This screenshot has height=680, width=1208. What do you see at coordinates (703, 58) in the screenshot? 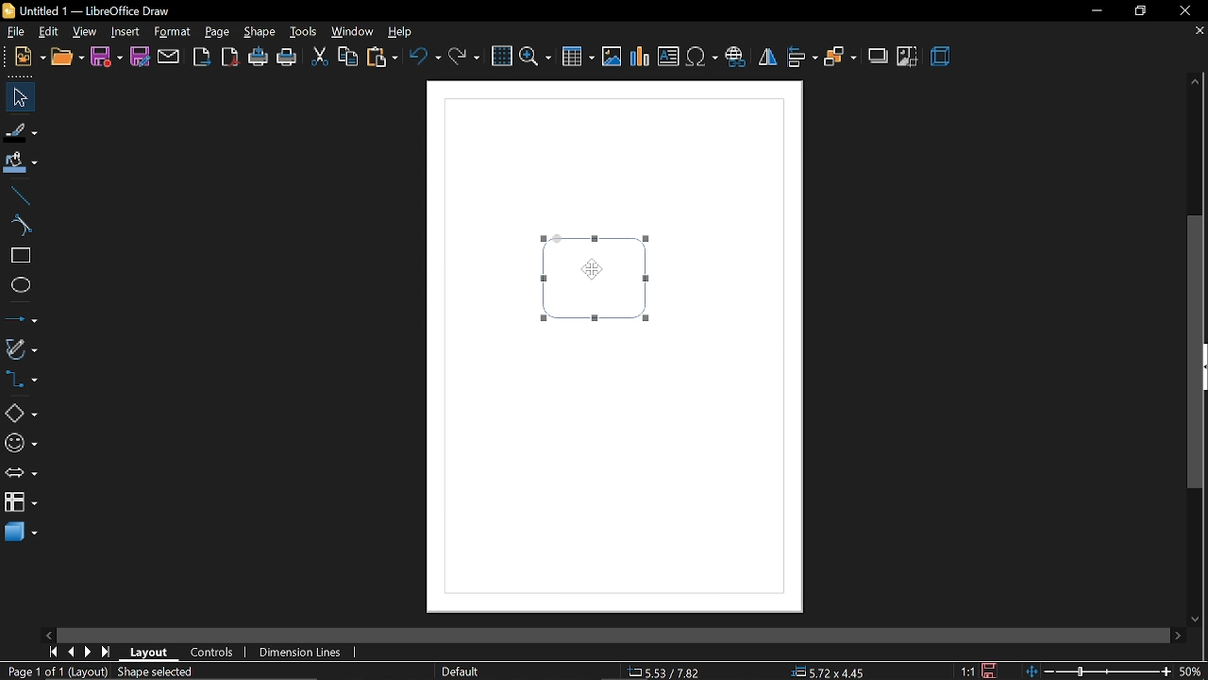
I see `insert symbol` at bounding box center [703, 58].